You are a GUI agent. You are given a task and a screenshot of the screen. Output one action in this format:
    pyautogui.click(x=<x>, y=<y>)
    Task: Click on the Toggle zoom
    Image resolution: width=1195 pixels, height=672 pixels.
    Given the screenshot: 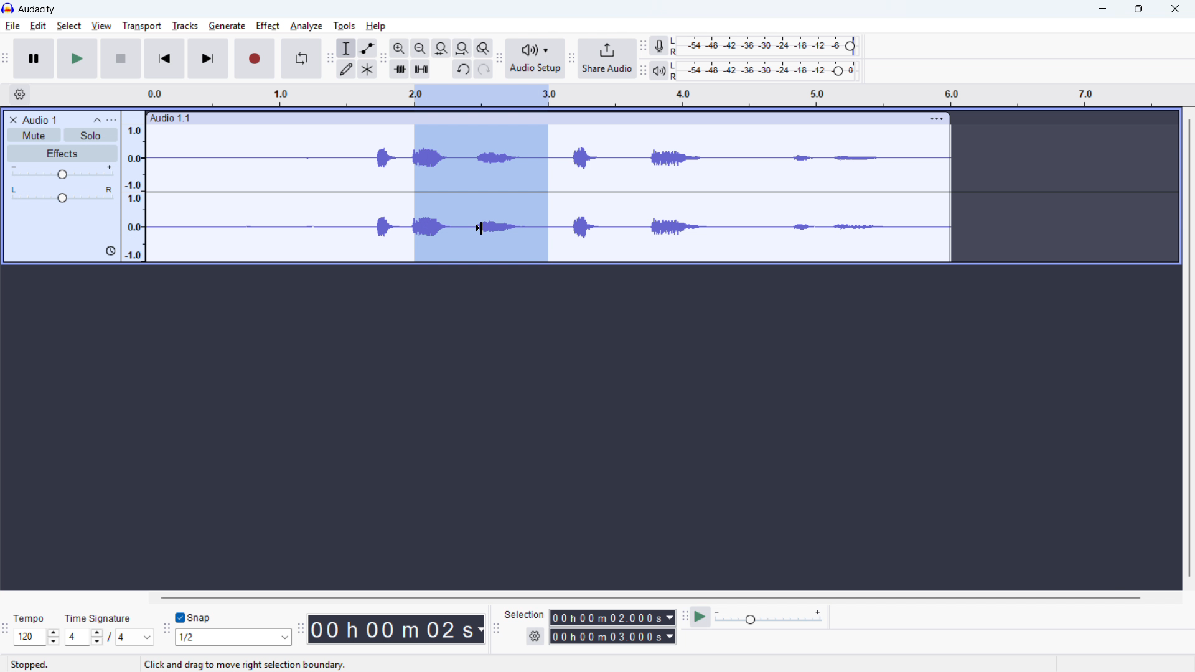 What is the action you would take?
    pyautogui.click(x=482, y=47)
    